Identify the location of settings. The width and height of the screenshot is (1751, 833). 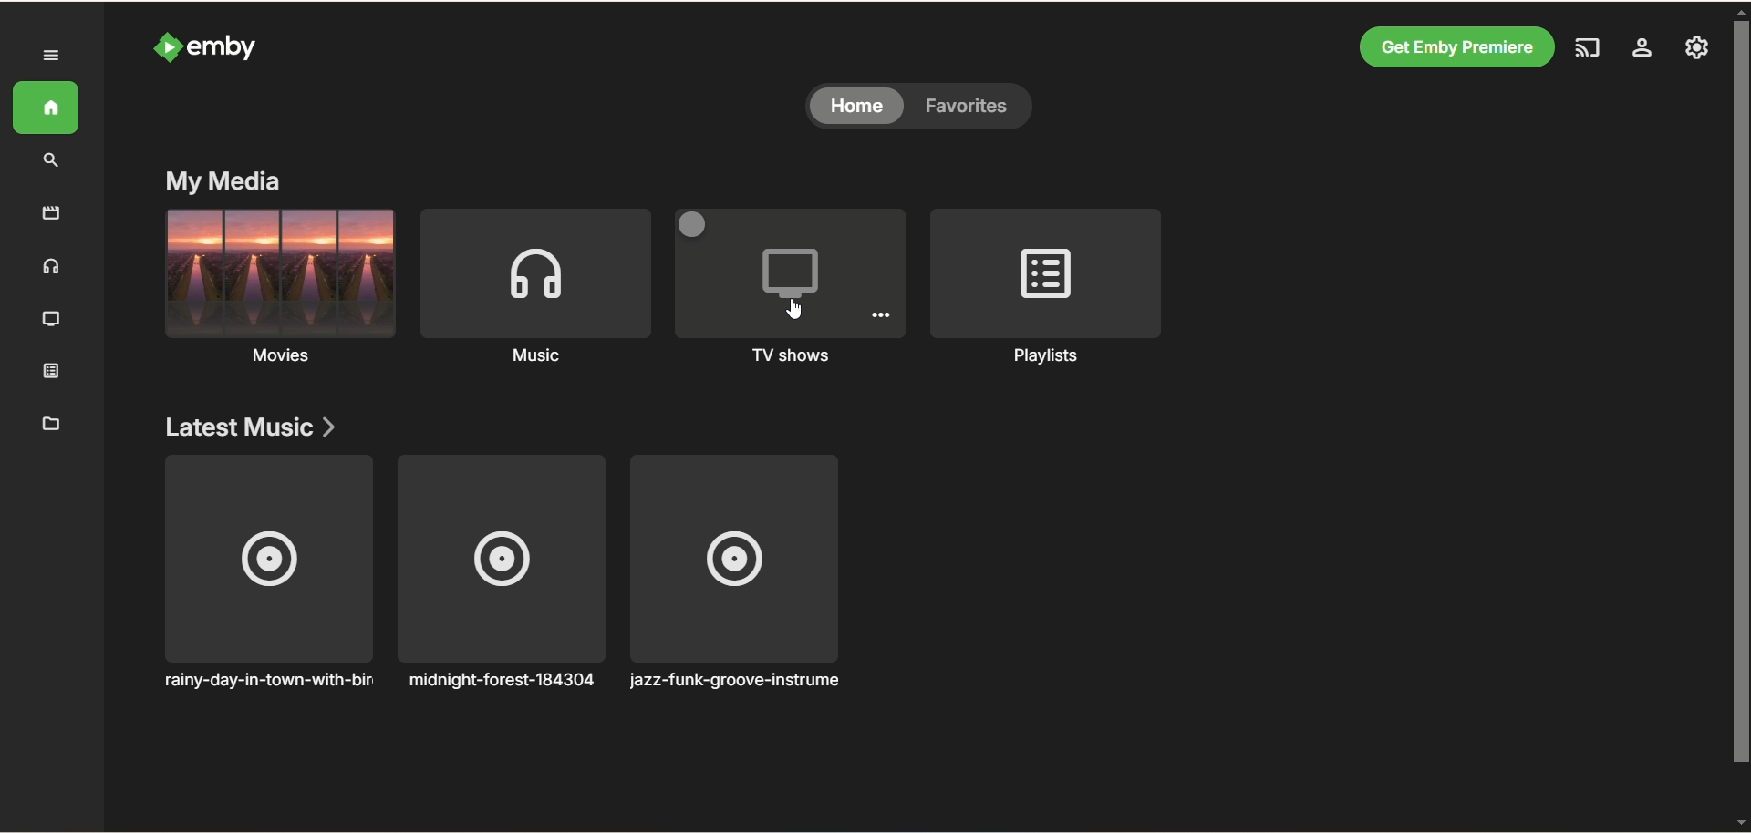
(1645, 48).